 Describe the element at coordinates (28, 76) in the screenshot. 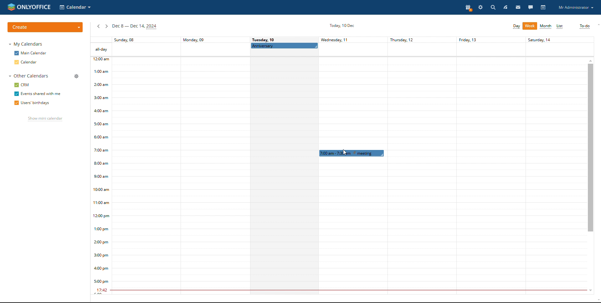

I see `other calendars` at that location.